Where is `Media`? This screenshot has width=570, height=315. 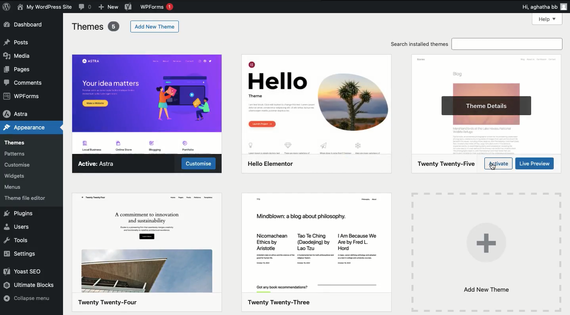
Media is located at coordinates (19, 55).